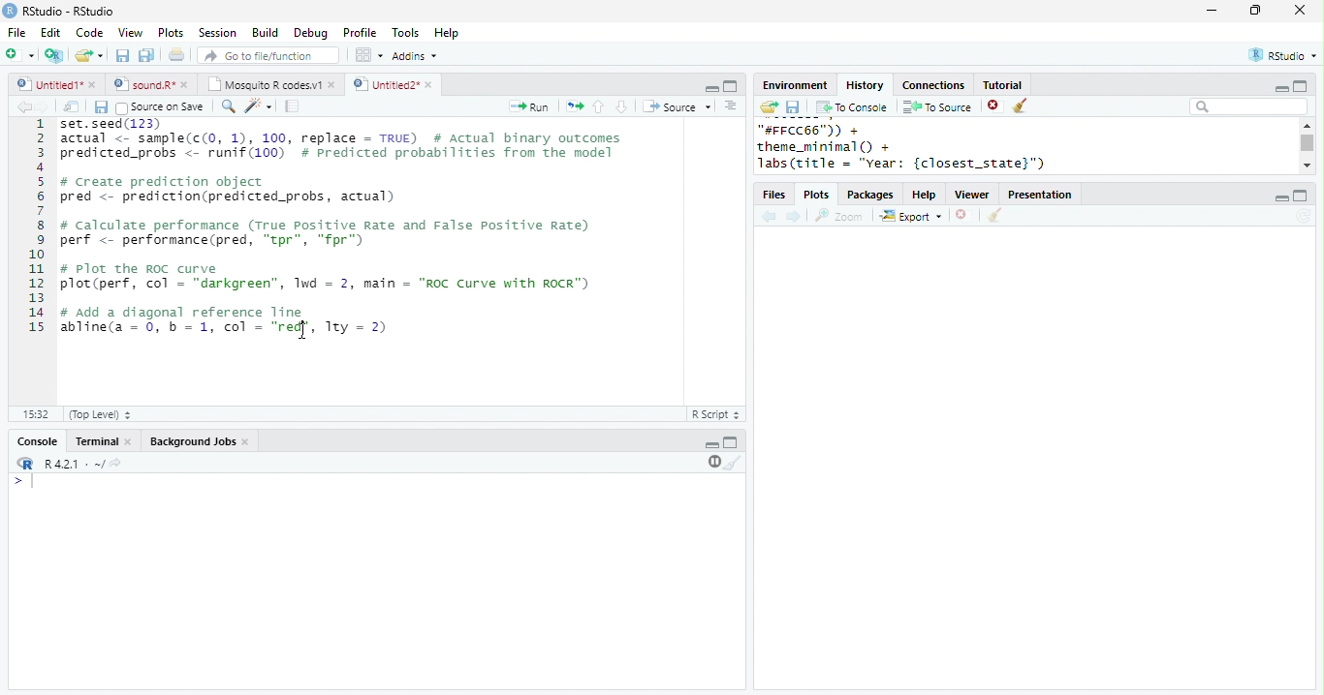  I want to click on pause, so click(712, 462).